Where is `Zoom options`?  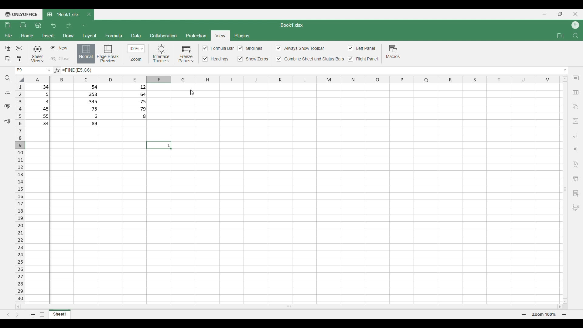 Zoom options is located at coordinates (136, 53).